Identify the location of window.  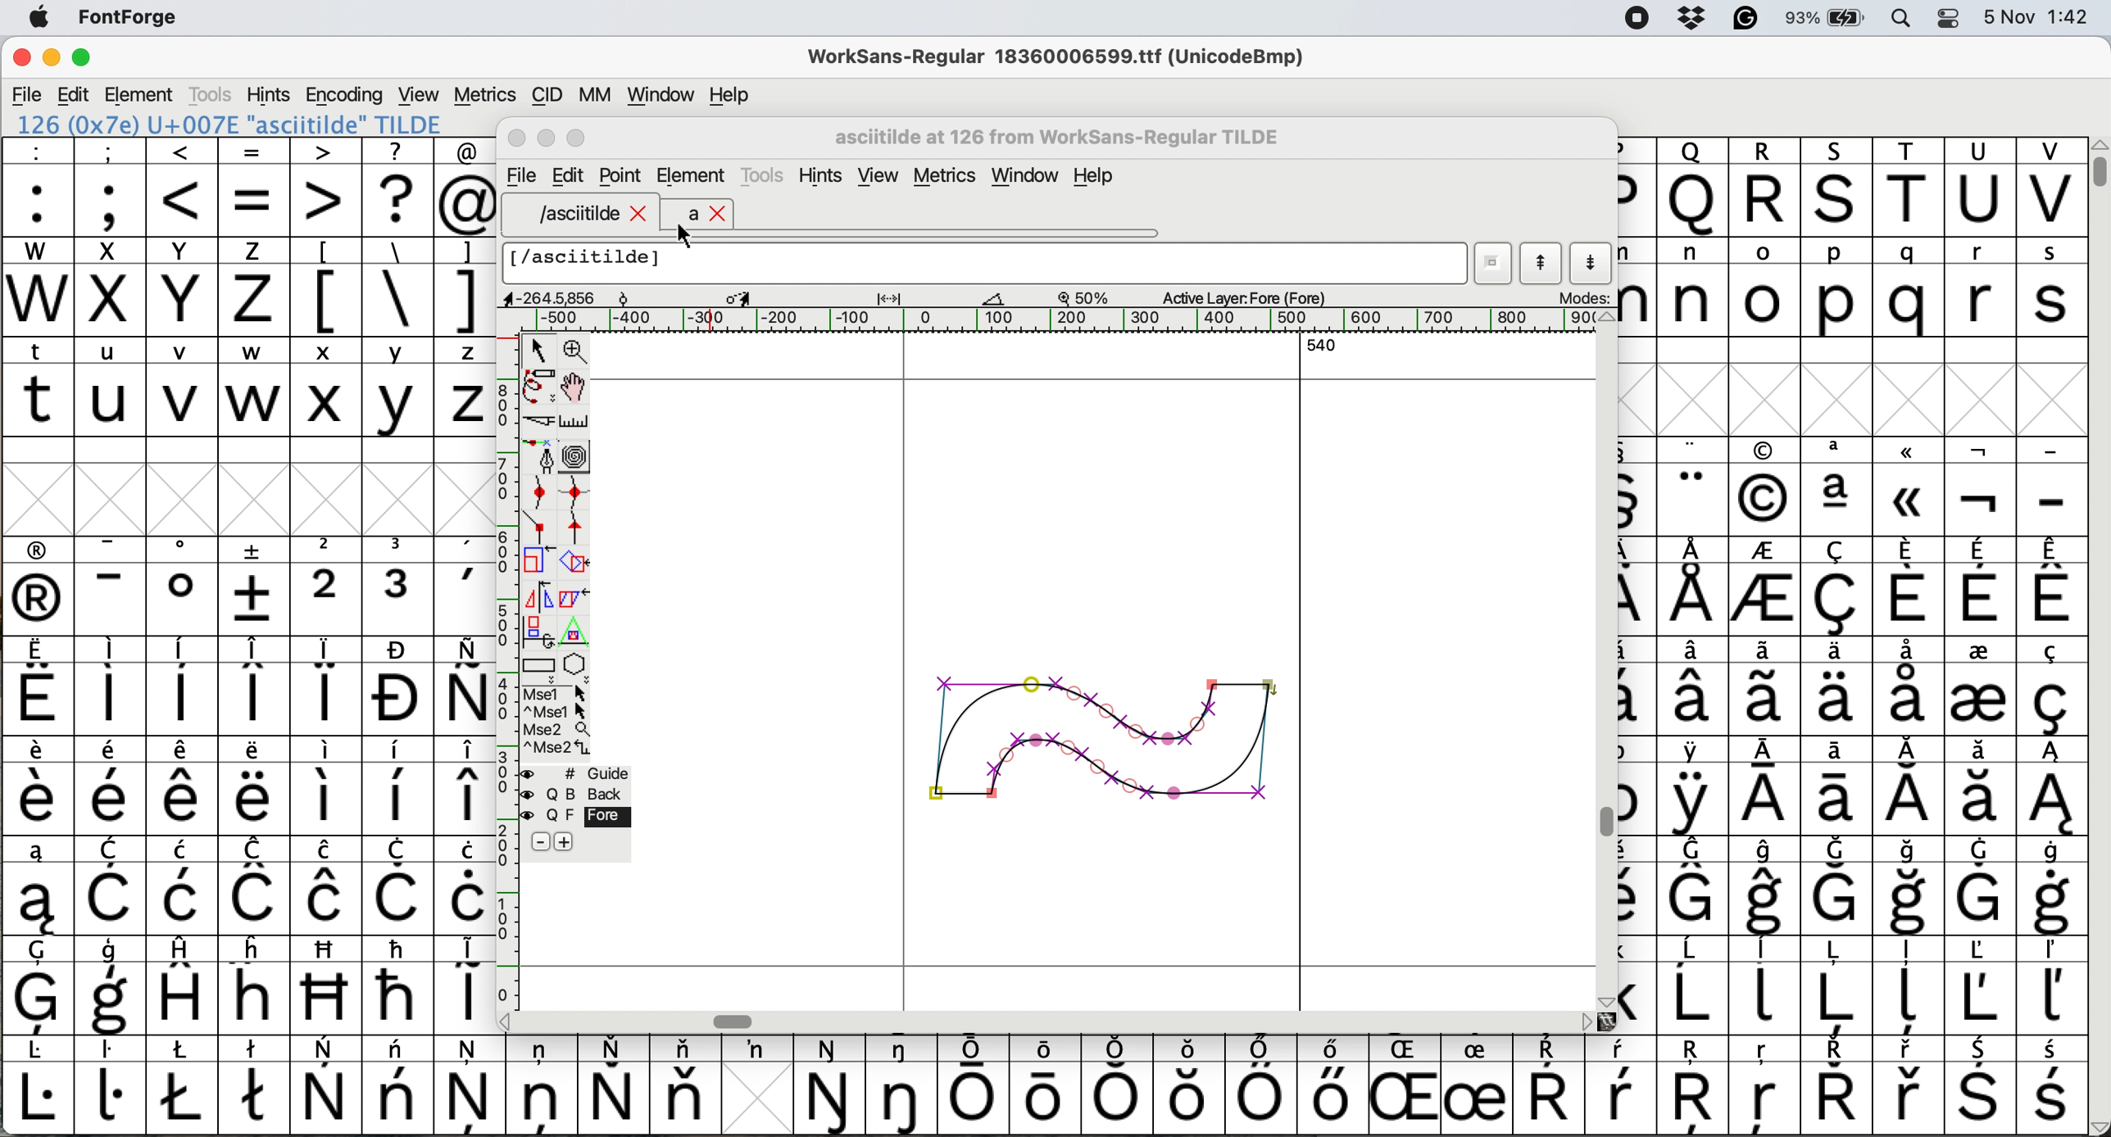
(657, 96).